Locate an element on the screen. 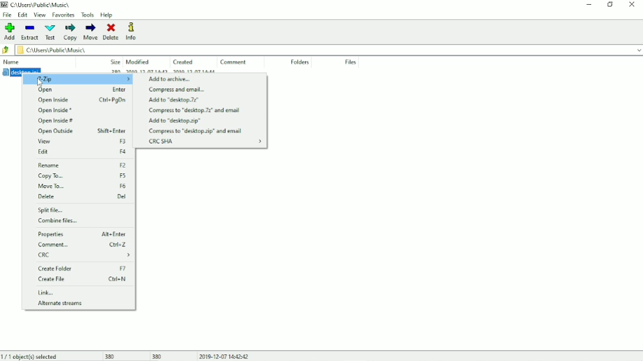 This screenshot has height=361, width=643. Files is located at coordinates (351, 62).